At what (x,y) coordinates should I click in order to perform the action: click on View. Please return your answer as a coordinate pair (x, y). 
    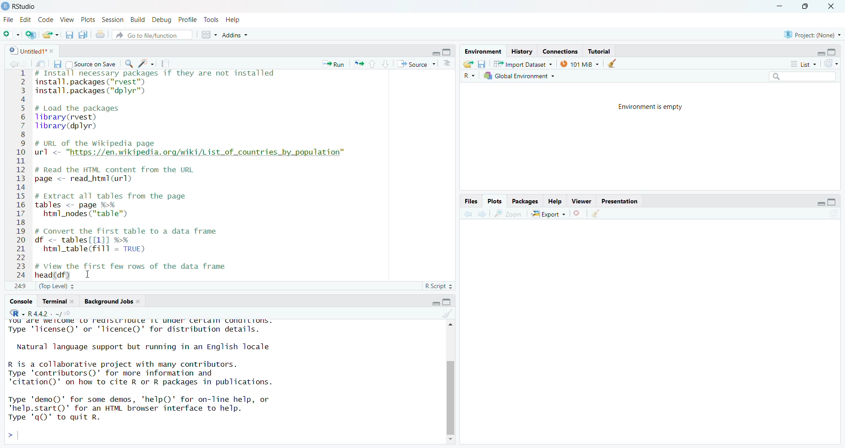
    Looking at the image, I should click on (67, 20).